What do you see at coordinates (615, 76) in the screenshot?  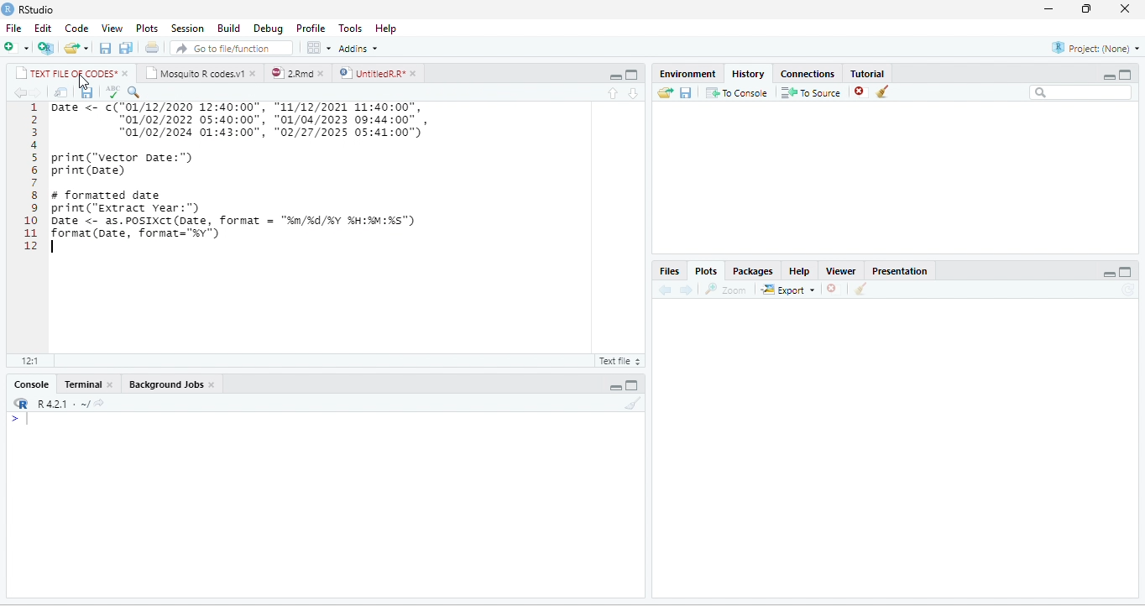 I see `minimize` at bounding box center [615, 76].